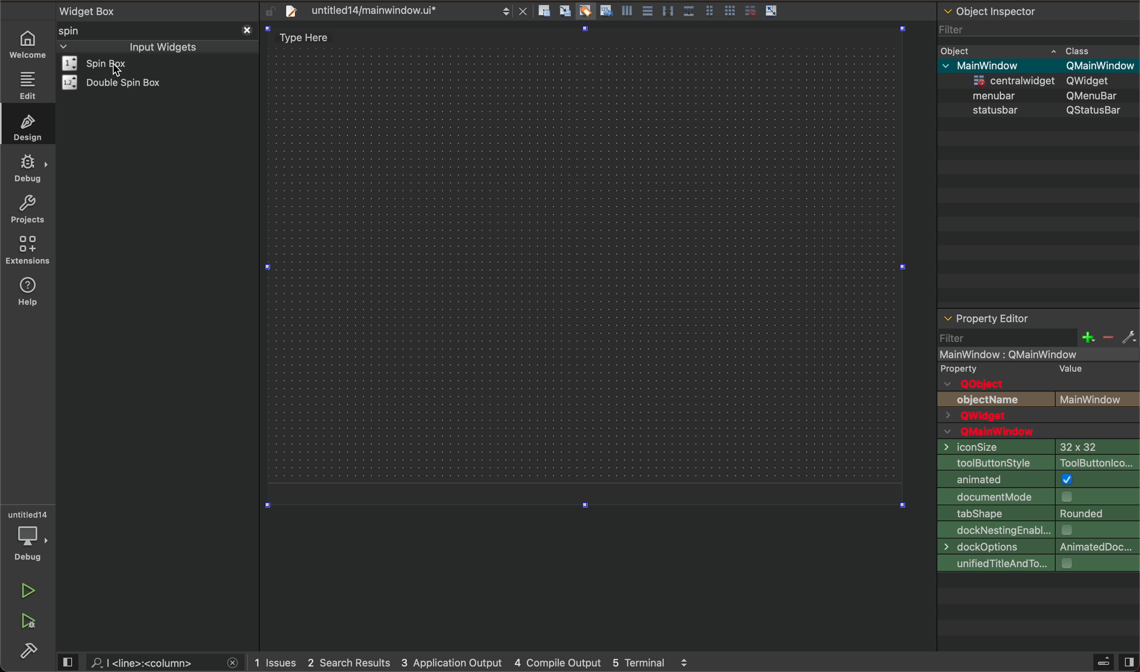  I want to click on run, so click(27, 591).